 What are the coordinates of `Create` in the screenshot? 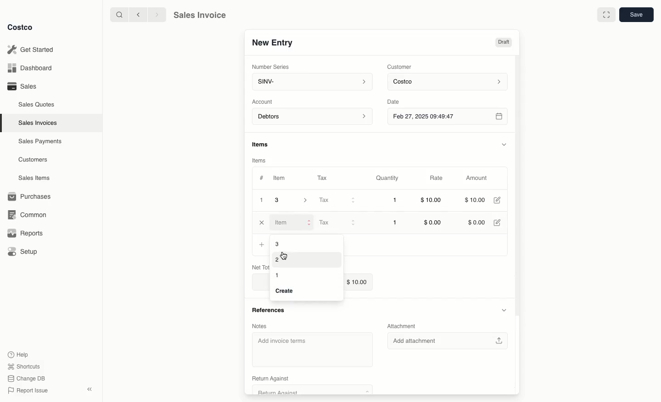 It's located at (287, 291).